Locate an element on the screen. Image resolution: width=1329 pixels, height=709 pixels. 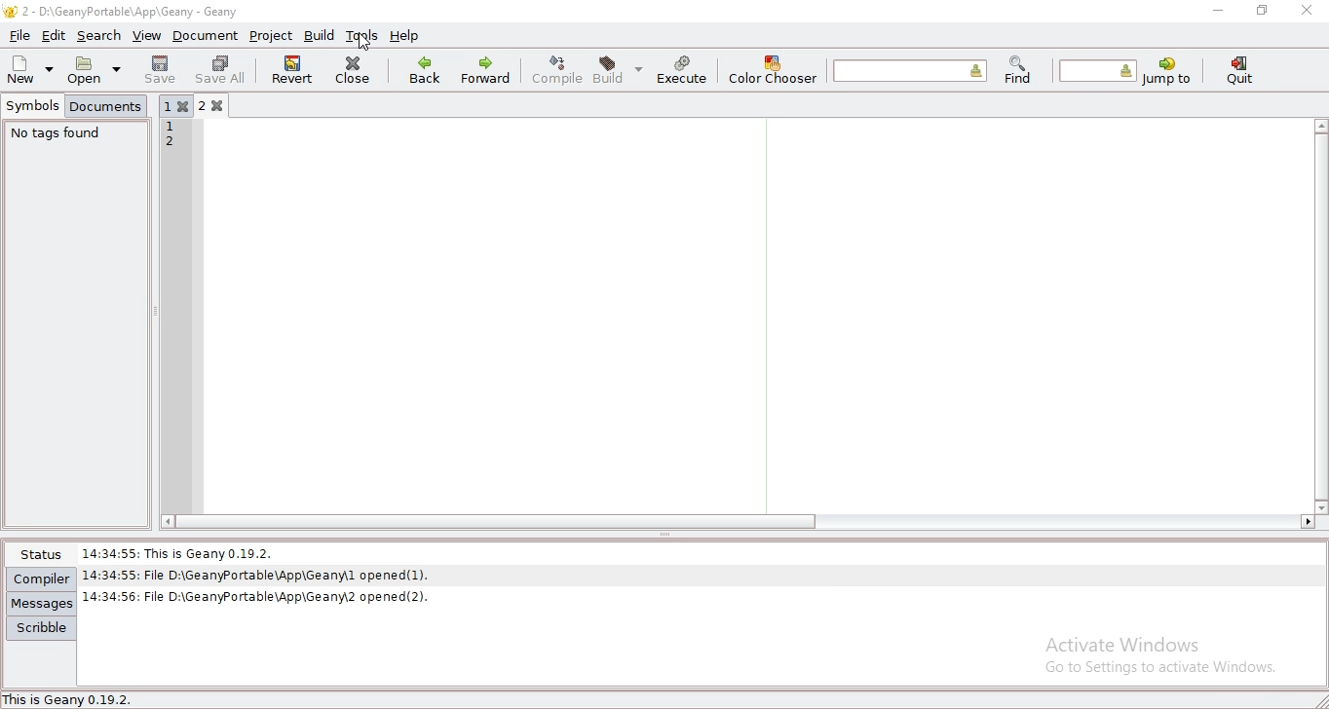
close is located at coordinates (1310, 9).